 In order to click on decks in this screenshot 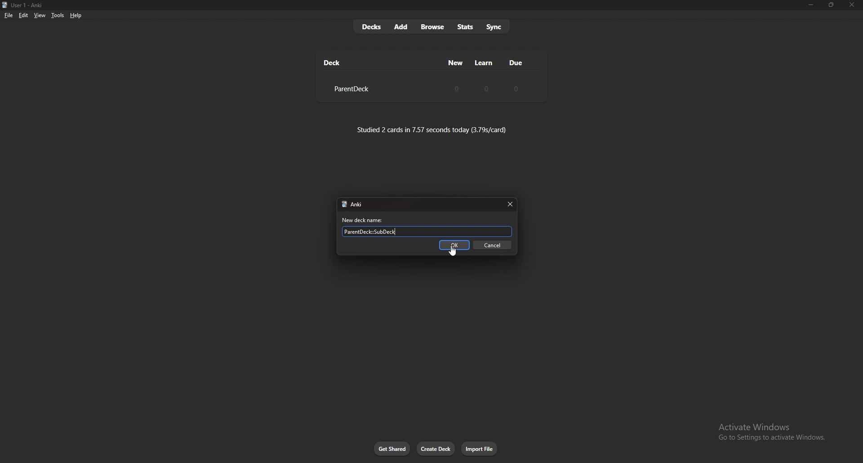, I will do `click(371, 27)`.